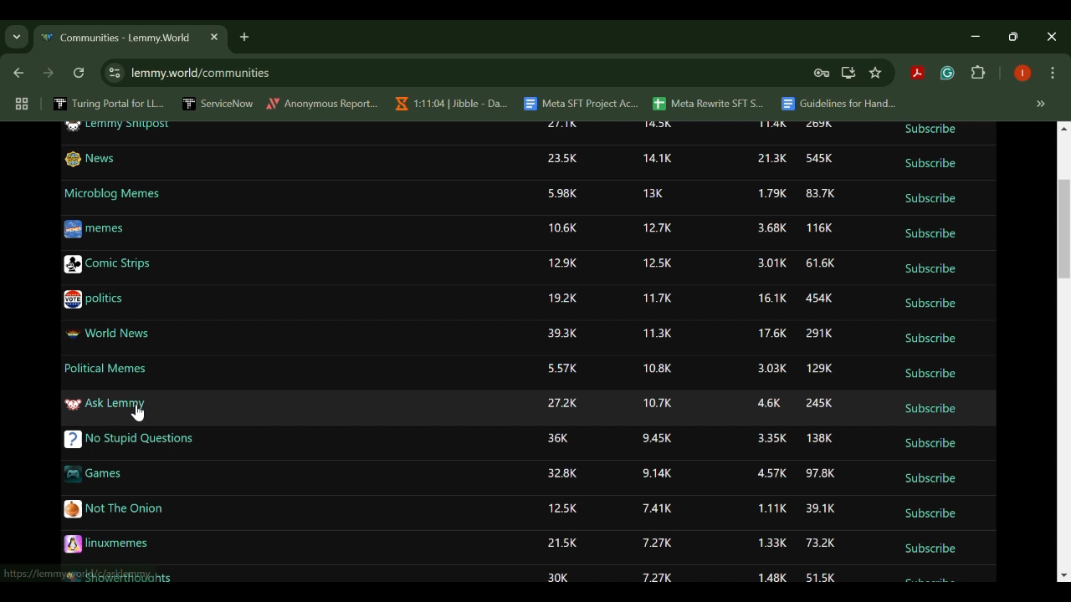  I want to click on Subscribe, so click(930, 374).